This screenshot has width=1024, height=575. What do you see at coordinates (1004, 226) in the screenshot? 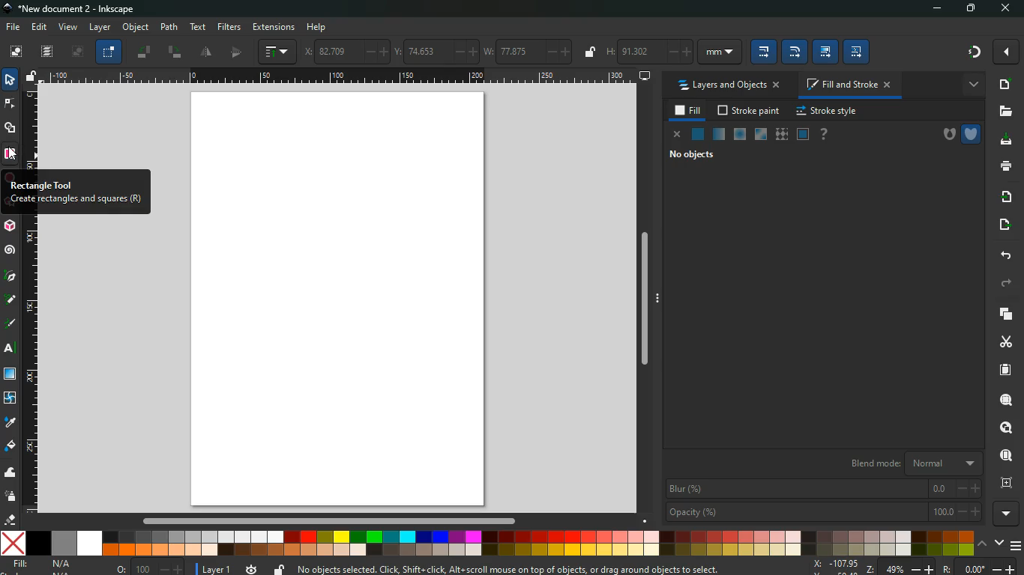
I see `send` at bounding box center [1004, 226].